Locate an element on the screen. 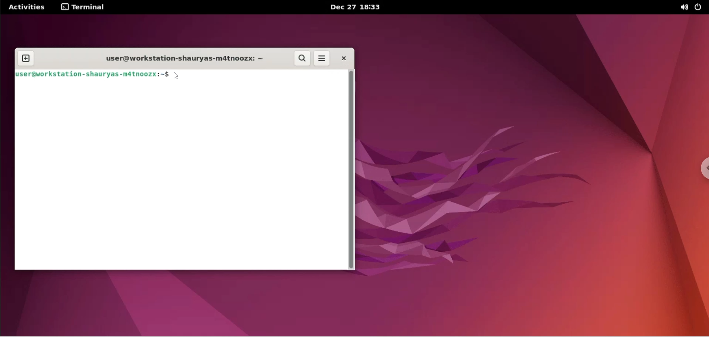 The width and height of the screenshot is (709, 337). user@workstation-shauryas-m4tnoozx:~$ is located at coordinates (93, 75).